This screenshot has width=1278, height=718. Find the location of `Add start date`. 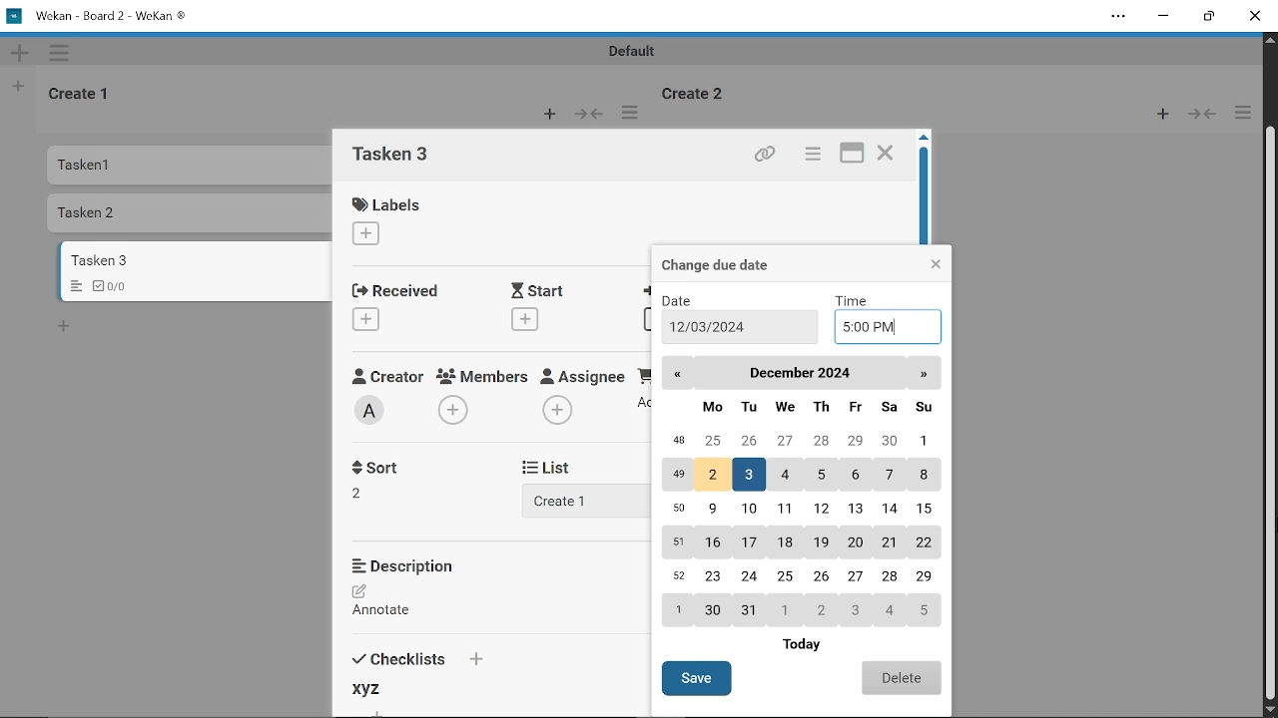

Add start date is located at coordinates (523, 318).